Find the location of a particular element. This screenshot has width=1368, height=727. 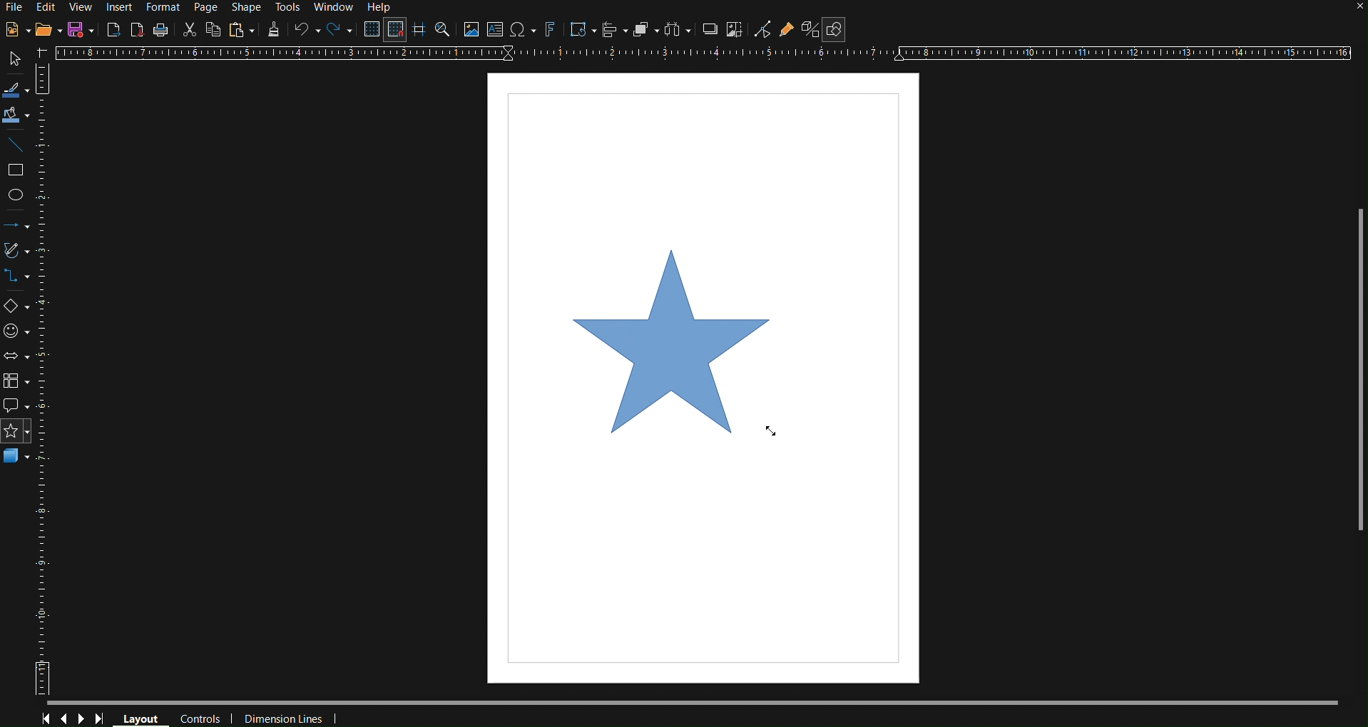

File is located at coordinates (16, 6).